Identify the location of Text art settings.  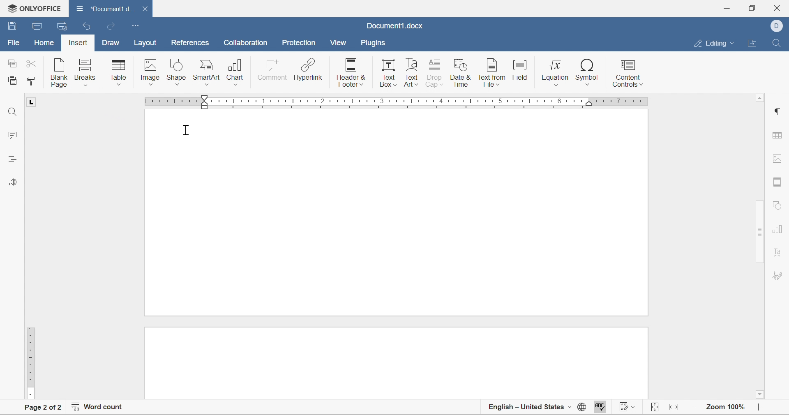
(779, 277).